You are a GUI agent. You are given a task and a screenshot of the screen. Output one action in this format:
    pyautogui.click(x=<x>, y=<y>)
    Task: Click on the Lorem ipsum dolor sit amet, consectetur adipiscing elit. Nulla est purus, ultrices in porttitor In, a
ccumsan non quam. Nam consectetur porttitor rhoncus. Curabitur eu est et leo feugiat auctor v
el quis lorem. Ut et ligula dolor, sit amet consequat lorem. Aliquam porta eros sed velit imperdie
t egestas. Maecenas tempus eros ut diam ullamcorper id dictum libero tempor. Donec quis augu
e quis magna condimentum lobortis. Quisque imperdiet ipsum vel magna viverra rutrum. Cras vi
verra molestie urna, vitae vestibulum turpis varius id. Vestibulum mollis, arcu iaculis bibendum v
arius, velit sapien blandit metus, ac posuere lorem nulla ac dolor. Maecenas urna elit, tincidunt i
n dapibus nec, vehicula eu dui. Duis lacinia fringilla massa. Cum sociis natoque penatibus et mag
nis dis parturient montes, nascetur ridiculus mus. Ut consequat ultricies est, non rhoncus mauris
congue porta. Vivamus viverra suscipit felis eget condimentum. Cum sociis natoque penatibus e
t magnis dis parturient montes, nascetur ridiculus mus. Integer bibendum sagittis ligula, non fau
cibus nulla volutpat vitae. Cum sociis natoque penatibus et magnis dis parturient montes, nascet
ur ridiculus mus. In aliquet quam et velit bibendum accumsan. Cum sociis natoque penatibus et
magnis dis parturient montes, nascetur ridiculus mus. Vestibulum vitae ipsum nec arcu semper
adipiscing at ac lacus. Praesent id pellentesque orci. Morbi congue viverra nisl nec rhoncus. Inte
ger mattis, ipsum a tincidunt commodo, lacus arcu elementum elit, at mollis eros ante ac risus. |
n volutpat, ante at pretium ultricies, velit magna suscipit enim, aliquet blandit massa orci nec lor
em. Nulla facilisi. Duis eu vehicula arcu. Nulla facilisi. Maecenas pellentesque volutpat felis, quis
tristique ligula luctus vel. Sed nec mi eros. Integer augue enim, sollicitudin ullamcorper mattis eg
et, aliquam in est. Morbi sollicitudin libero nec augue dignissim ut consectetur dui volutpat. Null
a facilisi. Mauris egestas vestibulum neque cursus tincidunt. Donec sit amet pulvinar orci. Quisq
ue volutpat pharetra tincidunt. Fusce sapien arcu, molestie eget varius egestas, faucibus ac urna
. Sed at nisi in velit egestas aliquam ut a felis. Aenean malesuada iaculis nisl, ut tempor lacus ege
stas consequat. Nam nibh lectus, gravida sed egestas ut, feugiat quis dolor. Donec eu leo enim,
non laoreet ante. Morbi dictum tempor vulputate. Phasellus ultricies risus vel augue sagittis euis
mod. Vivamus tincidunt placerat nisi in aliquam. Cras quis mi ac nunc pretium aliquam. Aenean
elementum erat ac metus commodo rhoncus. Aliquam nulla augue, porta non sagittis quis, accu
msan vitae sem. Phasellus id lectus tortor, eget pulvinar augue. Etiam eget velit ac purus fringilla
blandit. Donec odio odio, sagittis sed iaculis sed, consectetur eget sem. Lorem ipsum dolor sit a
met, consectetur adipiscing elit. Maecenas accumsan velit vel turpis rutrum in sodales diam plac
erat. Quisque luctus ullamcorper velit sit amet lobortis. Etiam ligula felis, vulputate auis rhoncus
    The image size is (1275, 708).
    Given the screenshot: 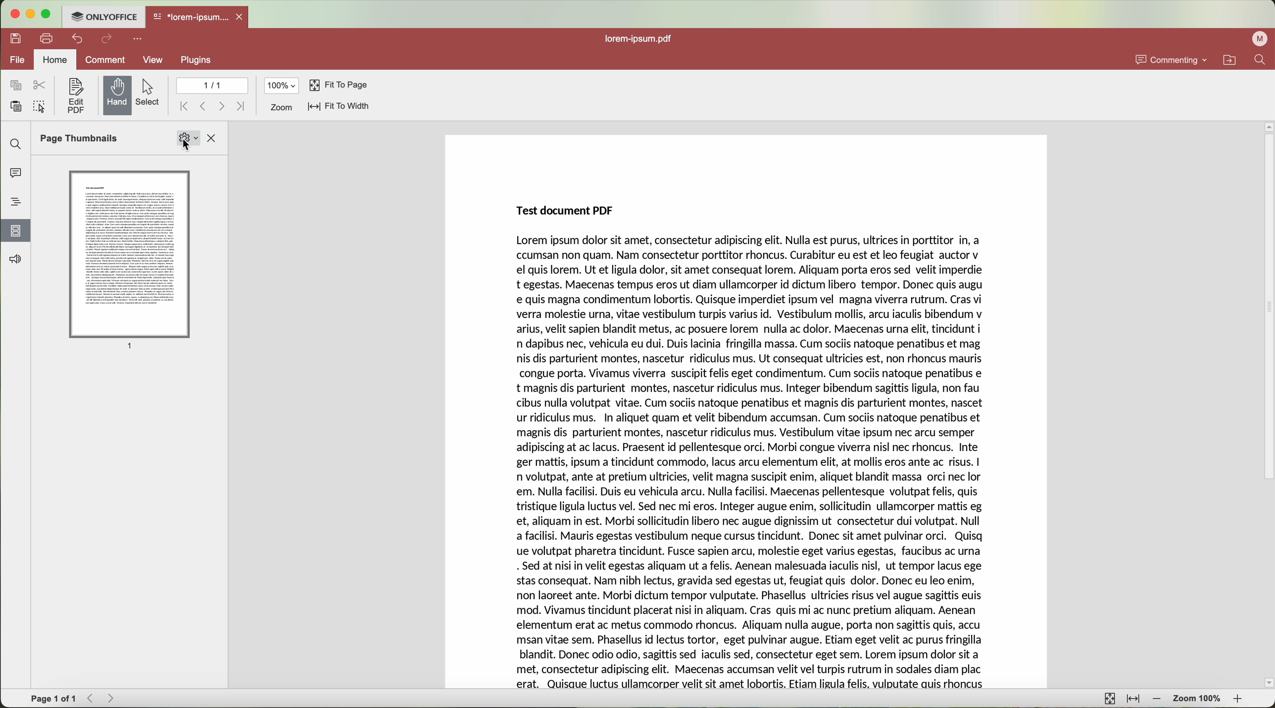 What is the action you would take?
    pyautogui.click(x=749, y=462)
    